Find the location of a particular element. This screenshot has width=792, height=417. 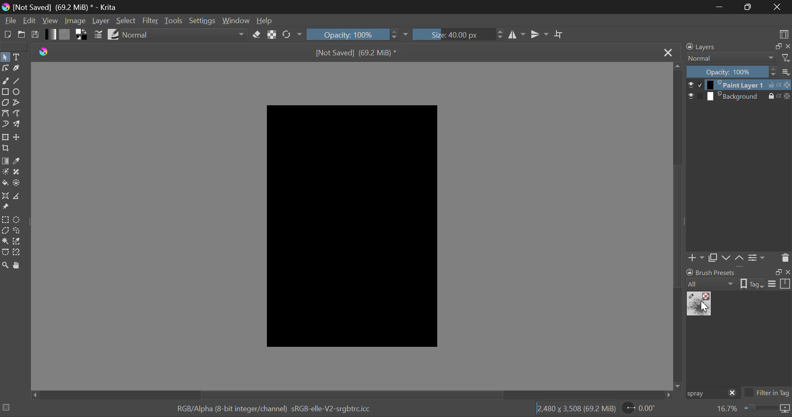

Freehand Path Tool is located at coordinates (17, 113).